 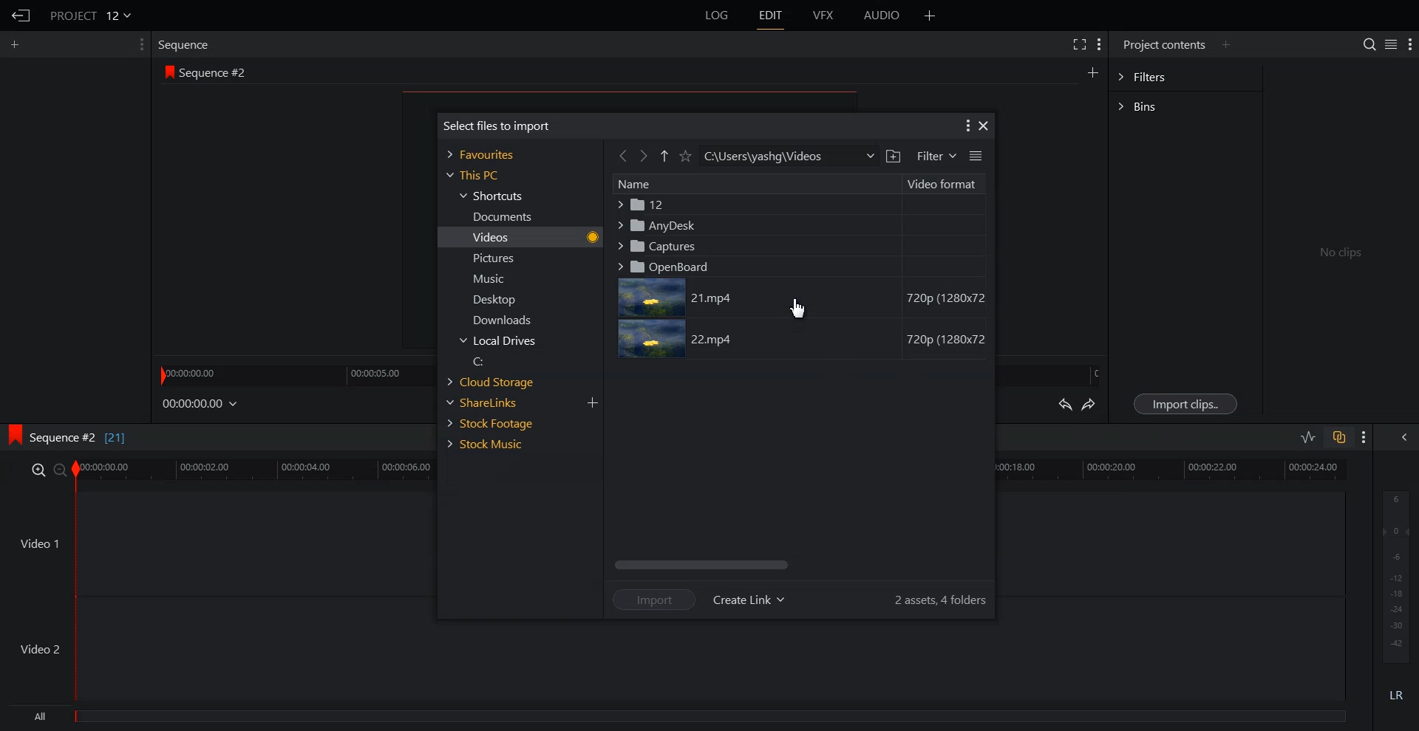 What do you see at coordinates (1394, 576) in the screenshot?
I see `Audio Output level` at bounding box center [1394, 576].